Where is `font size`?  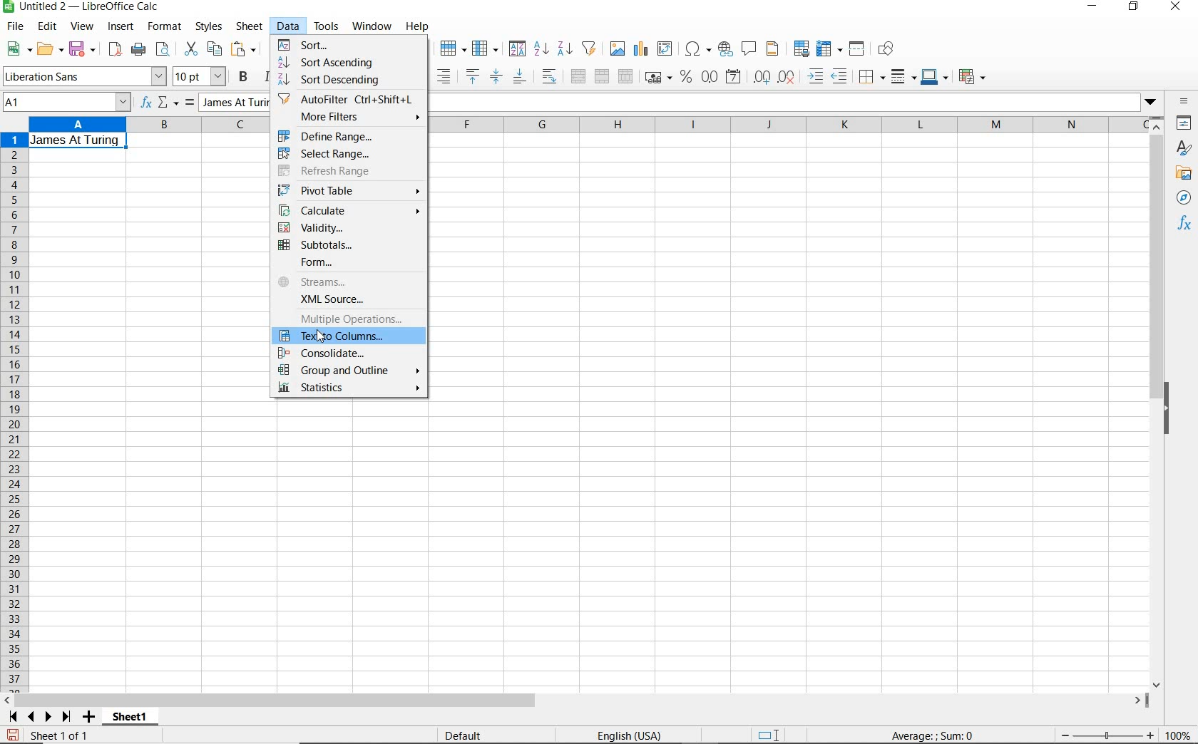 font size is located at coordinates (201, 76).